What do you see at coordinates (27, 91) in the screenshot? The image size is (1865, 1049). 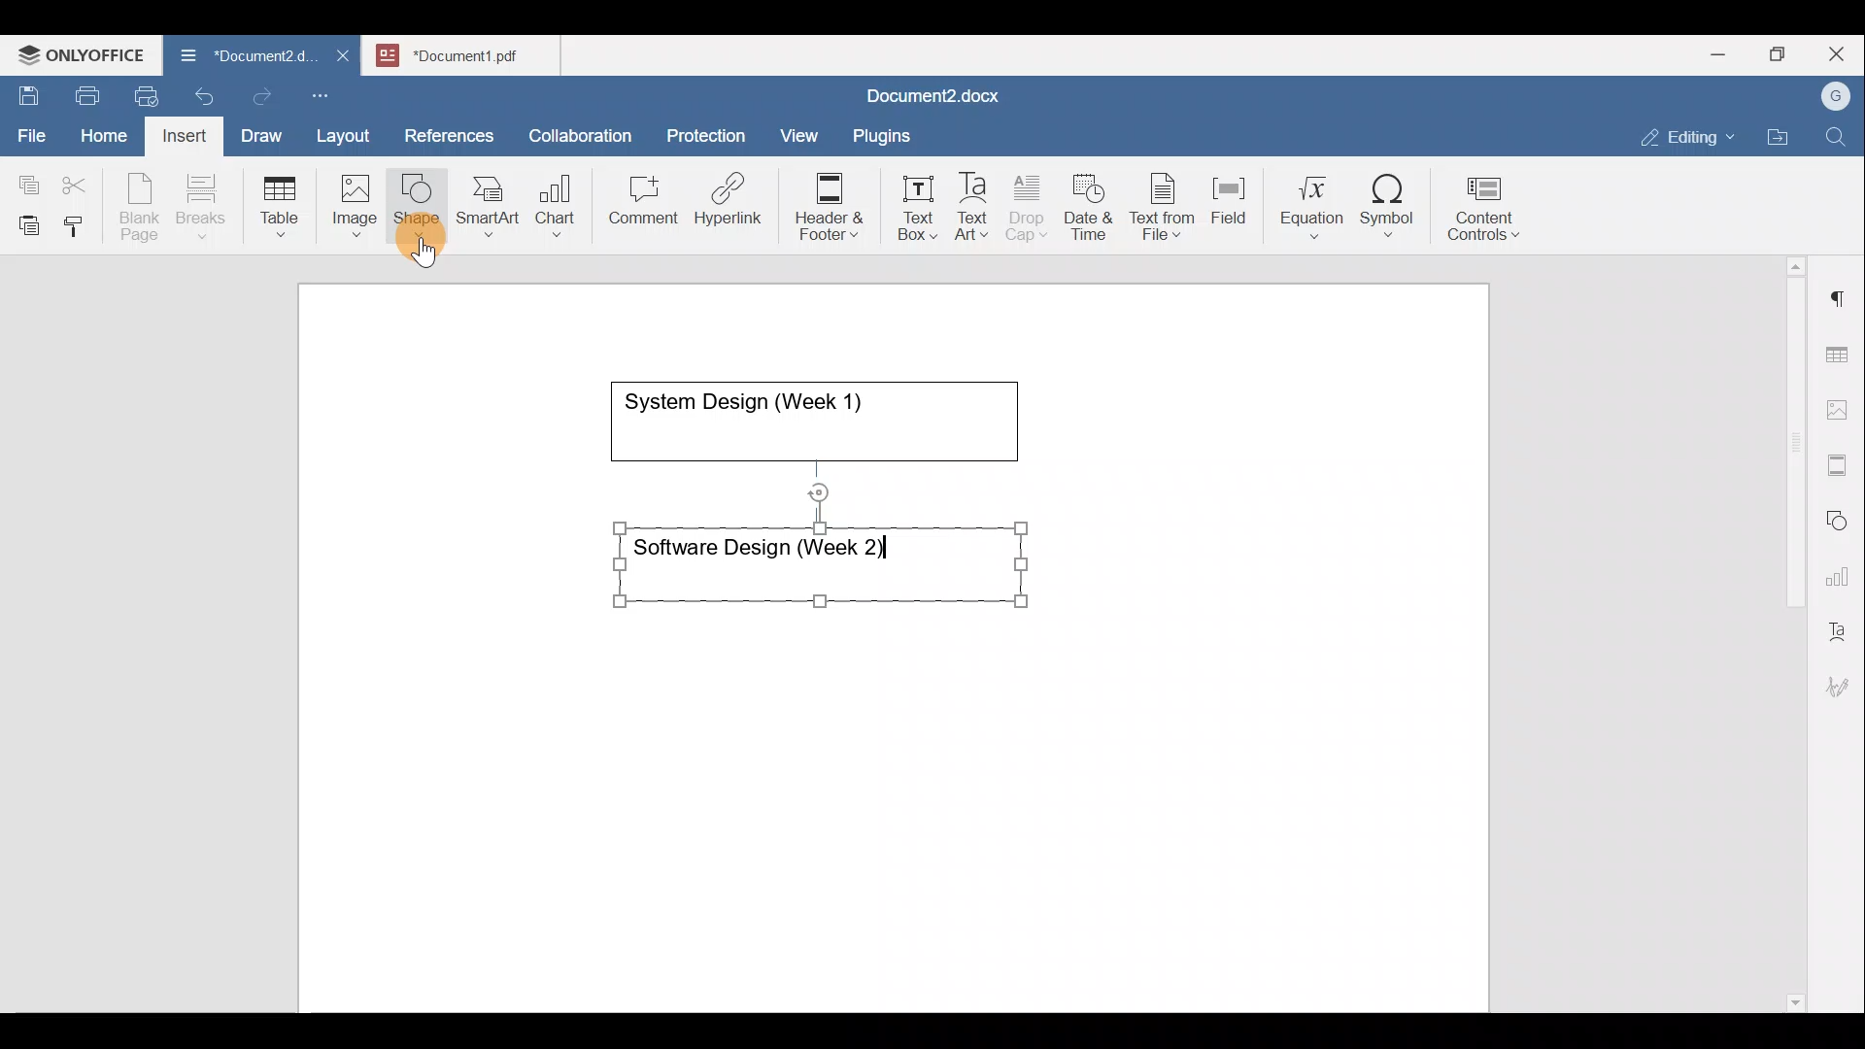 I see `Save` at bounding box center [27, 91].